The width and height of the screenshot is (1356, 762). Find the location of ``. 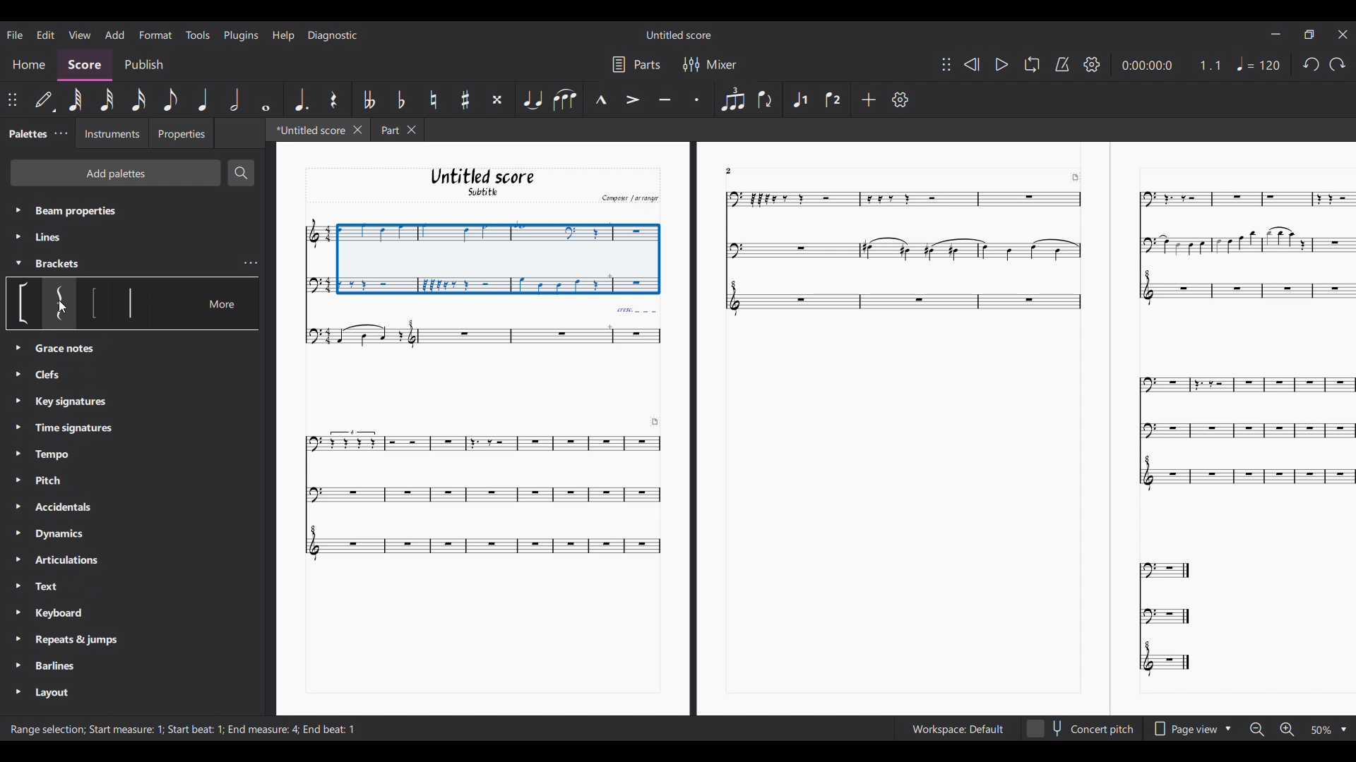

 is located at coordinates (17, 480).